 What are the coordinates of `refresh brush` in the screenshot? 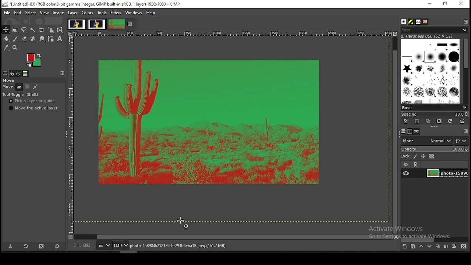 It's located at (450, 121).